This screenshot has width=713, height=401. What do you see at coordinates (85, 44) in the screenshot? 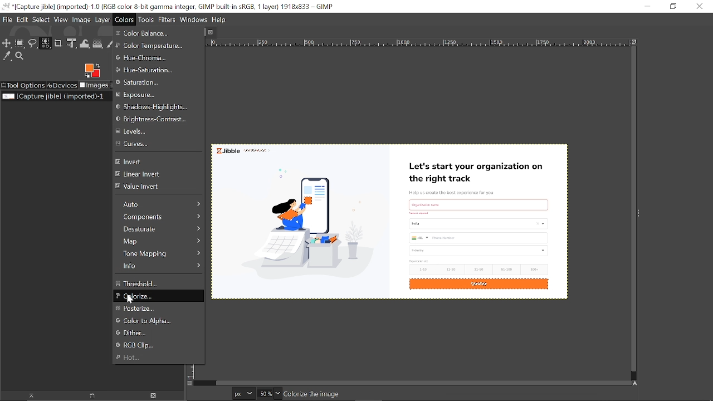
I see `Wrap text tool` at bounding box center [85, 44].